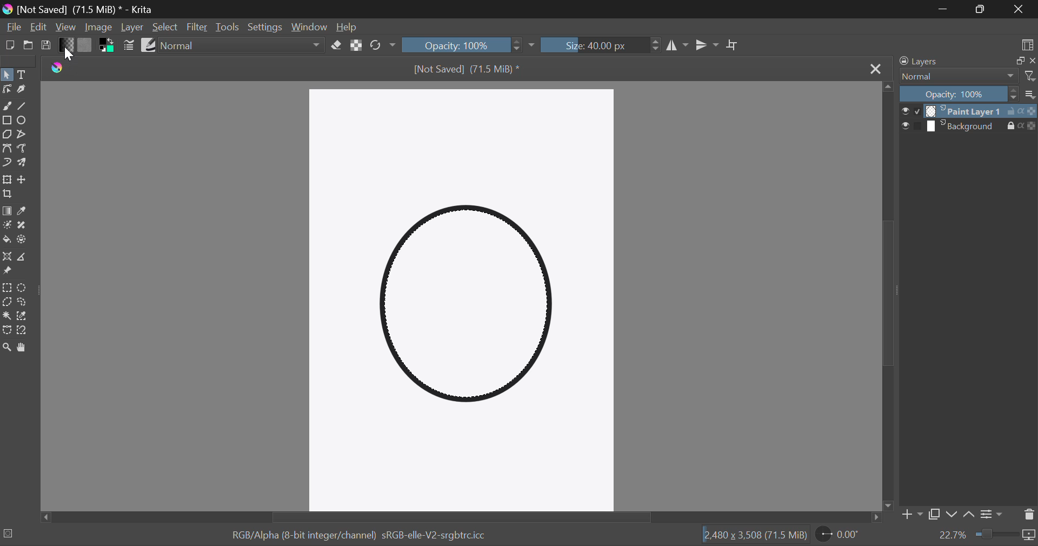  What do you see at coordinates (964, 111) in the screenshot?
I see `layer 1` at bounding box center [964, 111].